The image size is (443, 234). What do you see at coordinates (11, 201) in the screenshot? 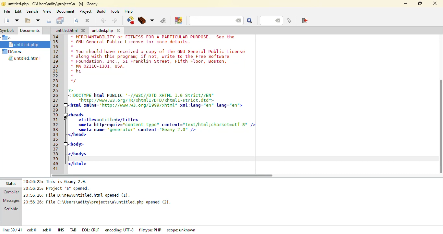
I see `messages` at bounding box center [11, 201].